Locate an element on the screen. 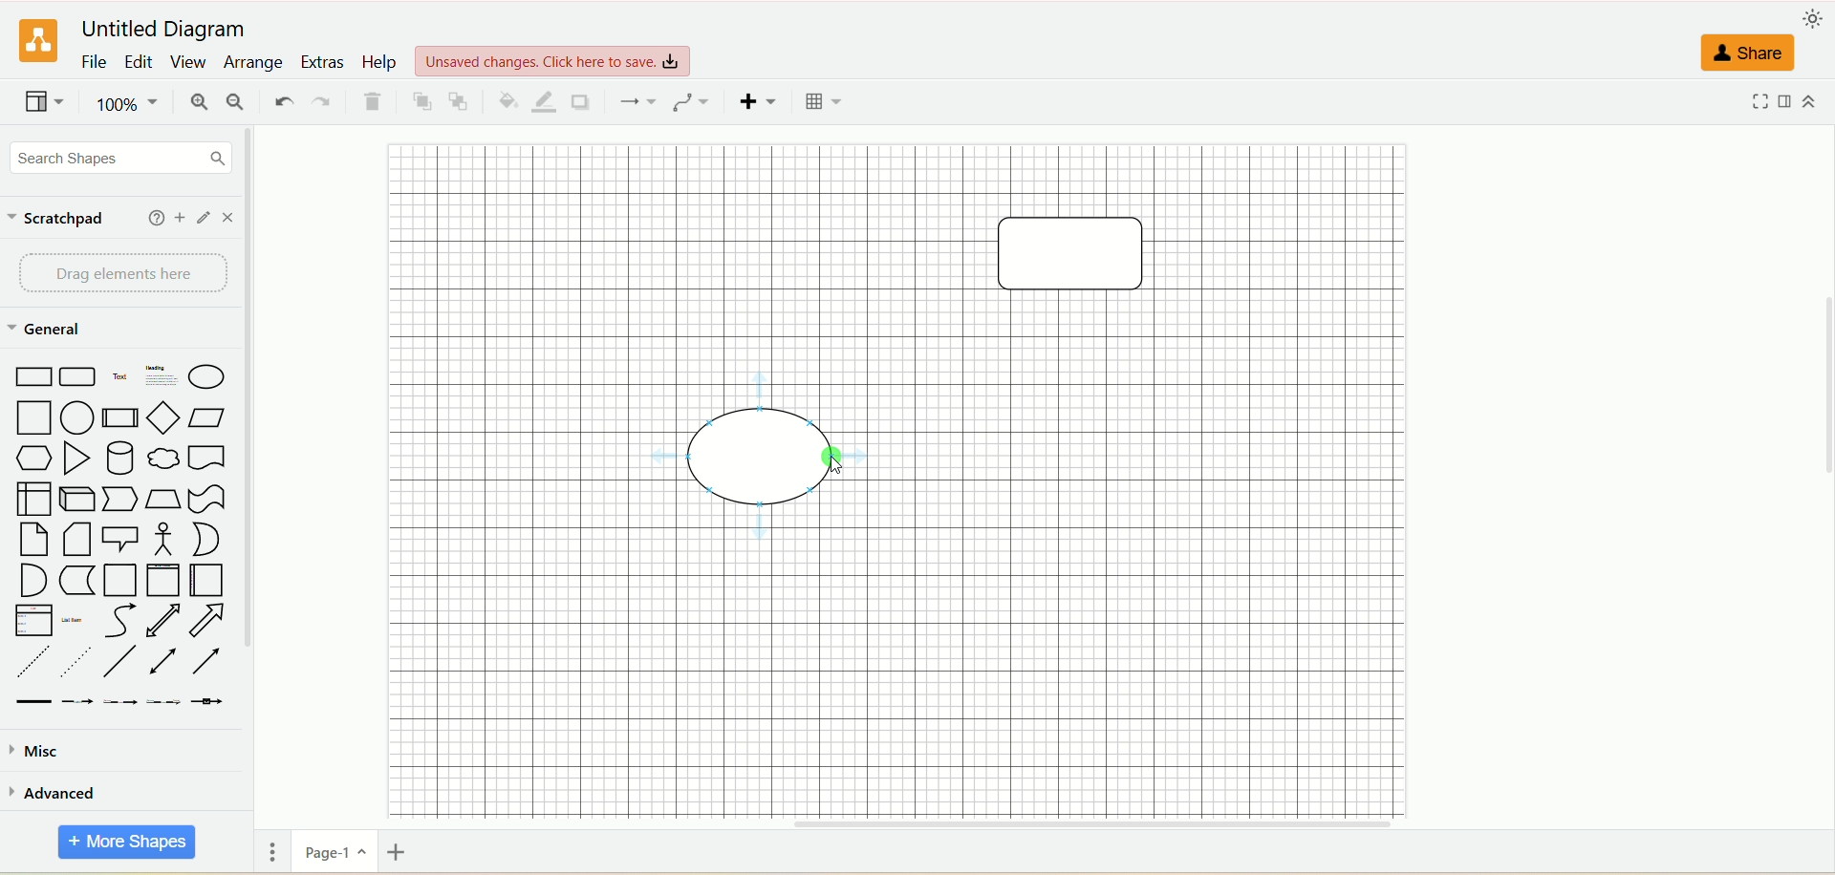  insert page is located at coordinates (403, 855).